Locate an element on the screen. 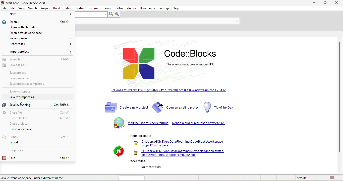  close workspace is located at coordinates (24, 130).